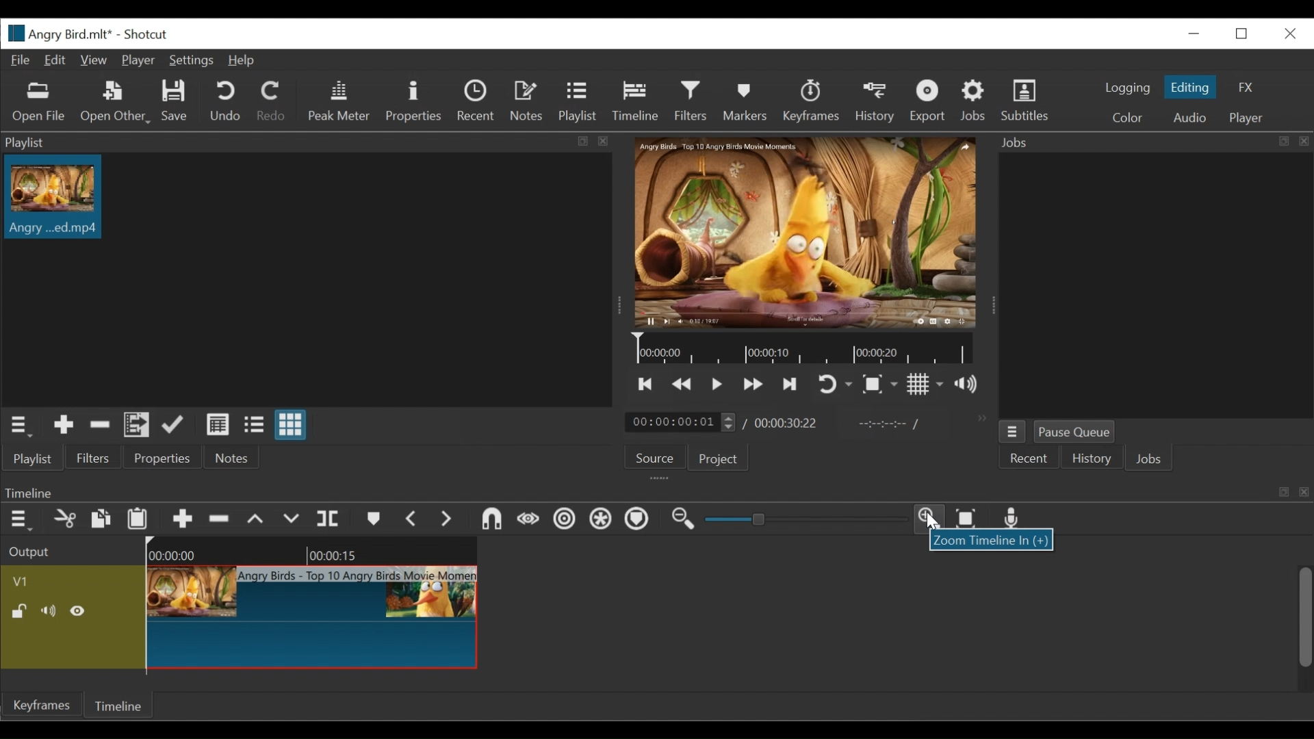 This screenshot has height=739, width=1314. I want to click on Add Source to the playlist, so click(66, 426).